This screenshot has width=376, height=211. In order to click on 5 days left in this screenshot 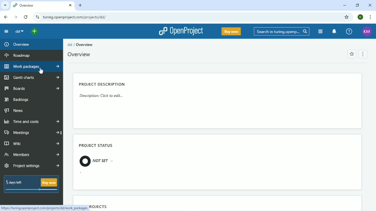, I will do `click(32, 185)`.